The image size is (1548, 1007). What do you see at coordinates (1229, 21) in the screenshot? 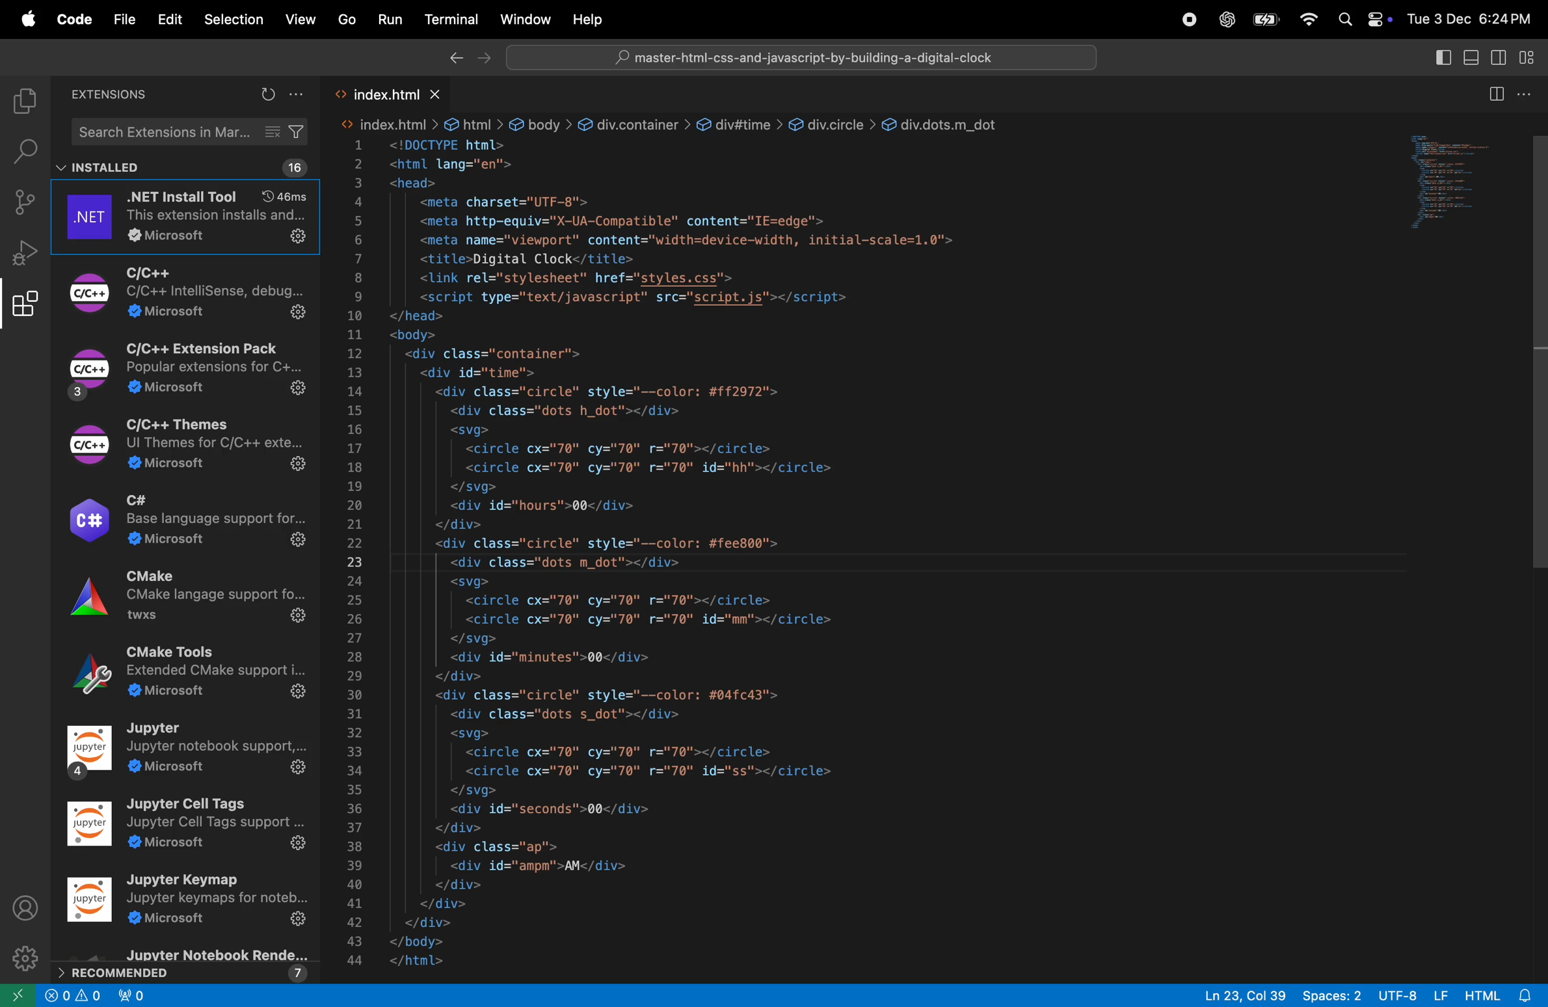
I see `chatgpt` at bounding box center [1229, 21].